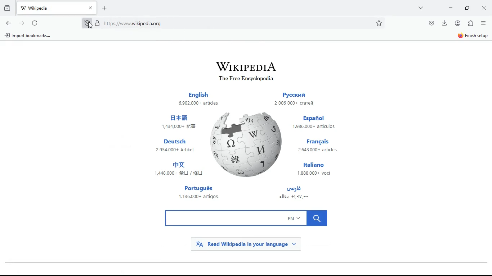 Image resolution: width=492 pixels, height=276 pixels. Describe the element at coordinates (483, 23) in the screenshot. I see `menu` at that location.